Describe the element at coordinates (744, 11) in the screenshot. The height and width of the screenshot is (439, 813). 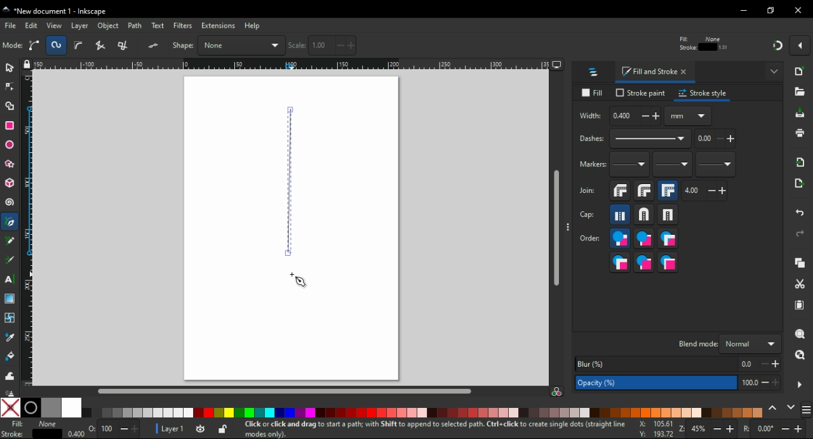
I see `minimize` at that location.